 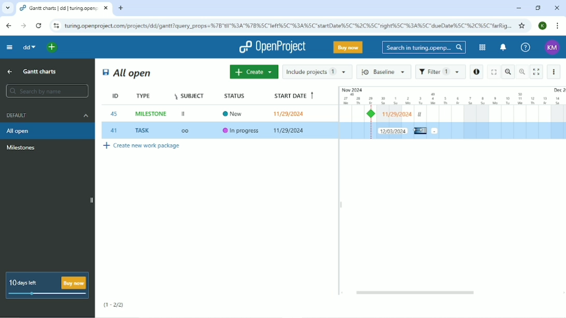 I want to click on Open quick add menu, so click(x=53, y=48).